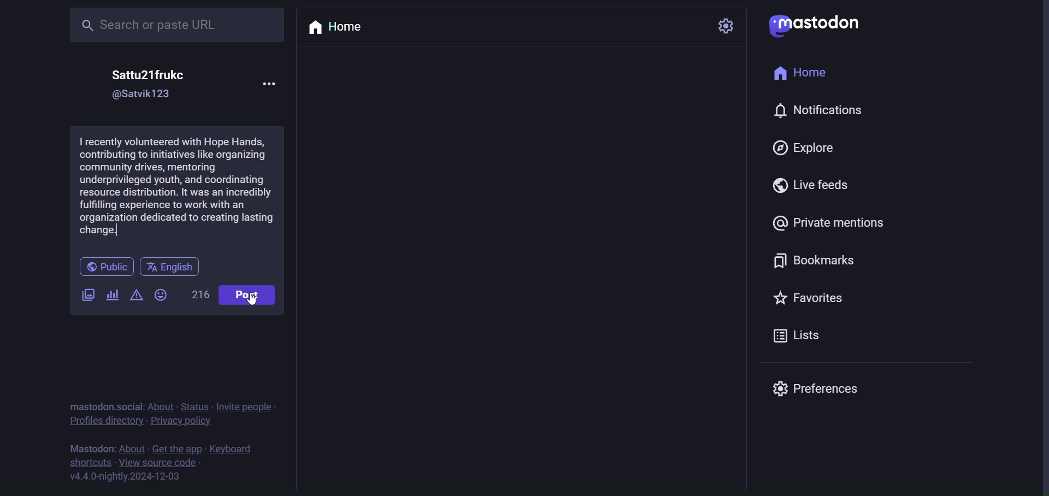 The height and width of the screenshot is (496, 1049). What do you see at coordinates (826, 222) in the screenshot?
I see `private mention` at bounding box center [826, 222].